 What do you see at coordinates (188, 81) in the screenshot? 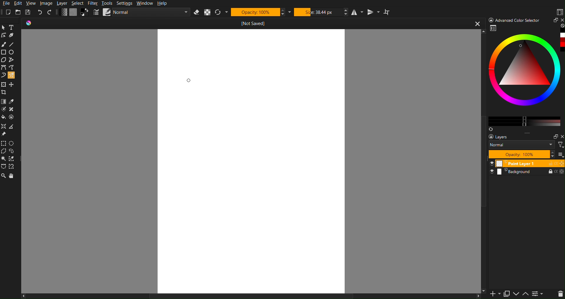
I see `Cursor` at bounding box center [188, 81].